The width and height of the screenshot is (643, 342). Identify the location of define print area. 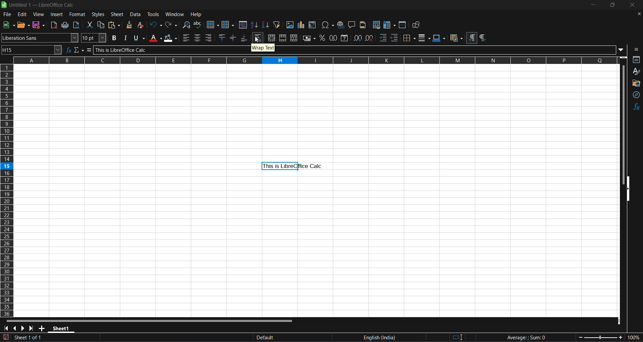
(376, 25).